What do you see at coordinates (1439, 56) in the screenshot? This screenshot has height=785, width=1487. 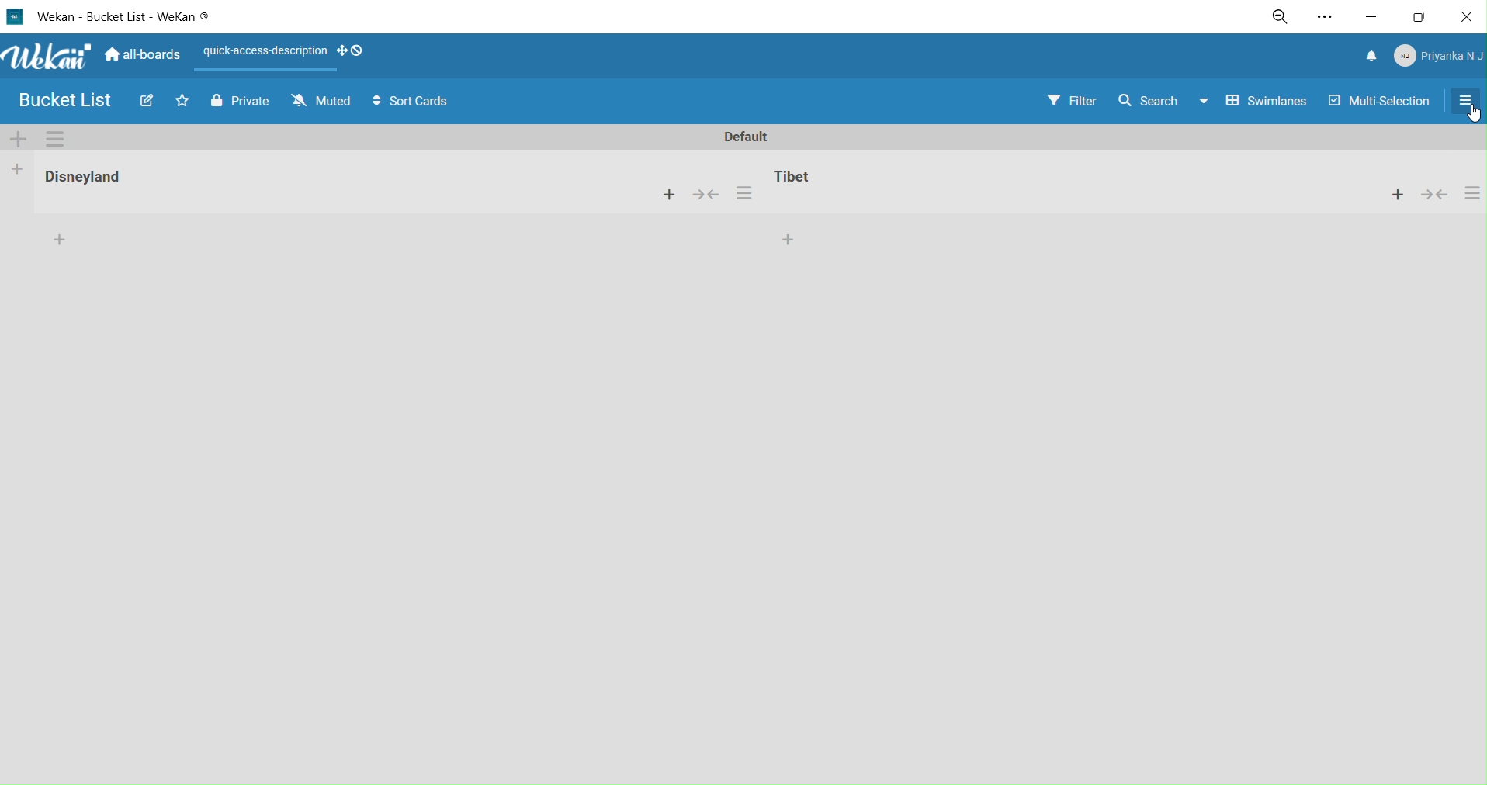 I see `member menu pop up title` at bounding box center [1439, 56].